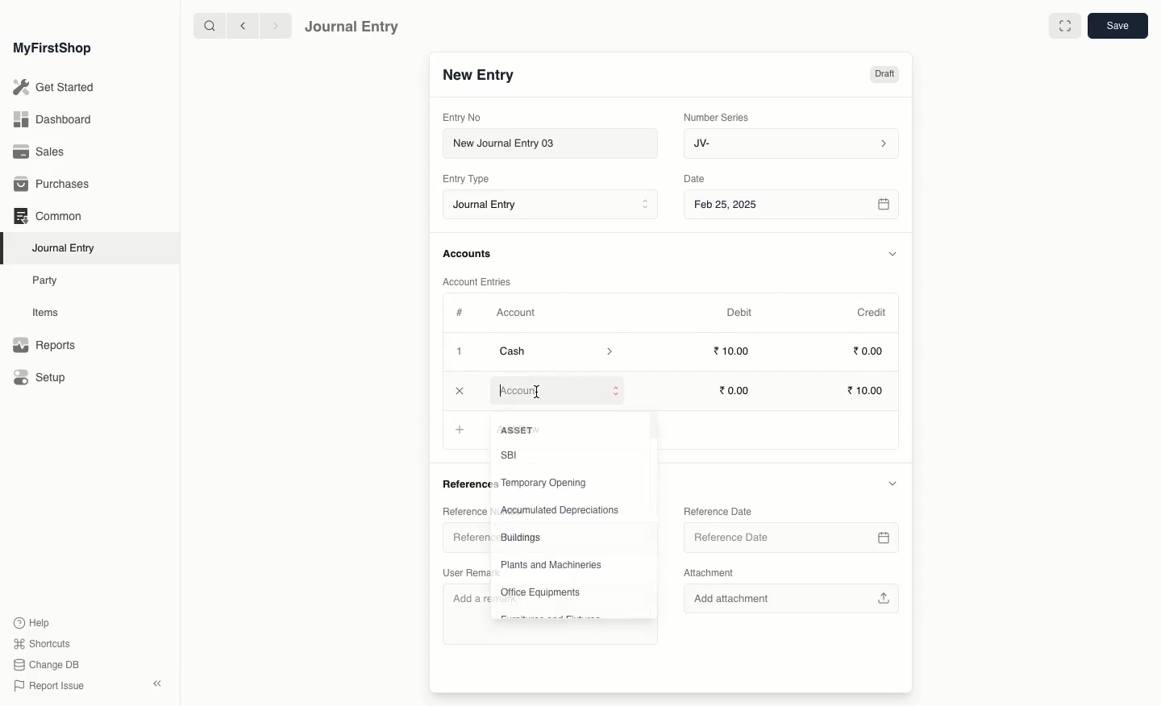 The width and height of the screenshot is (1161, 706). Describe the element at coordinates (1117, 27) in the screenshot. I see `save` at that location.